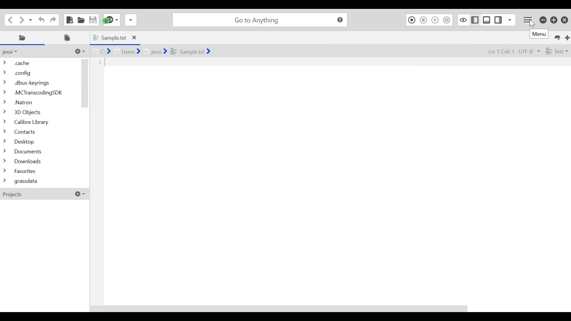 This screenshot has height=321, width=571. I want to click on Close, so click(564, 20).